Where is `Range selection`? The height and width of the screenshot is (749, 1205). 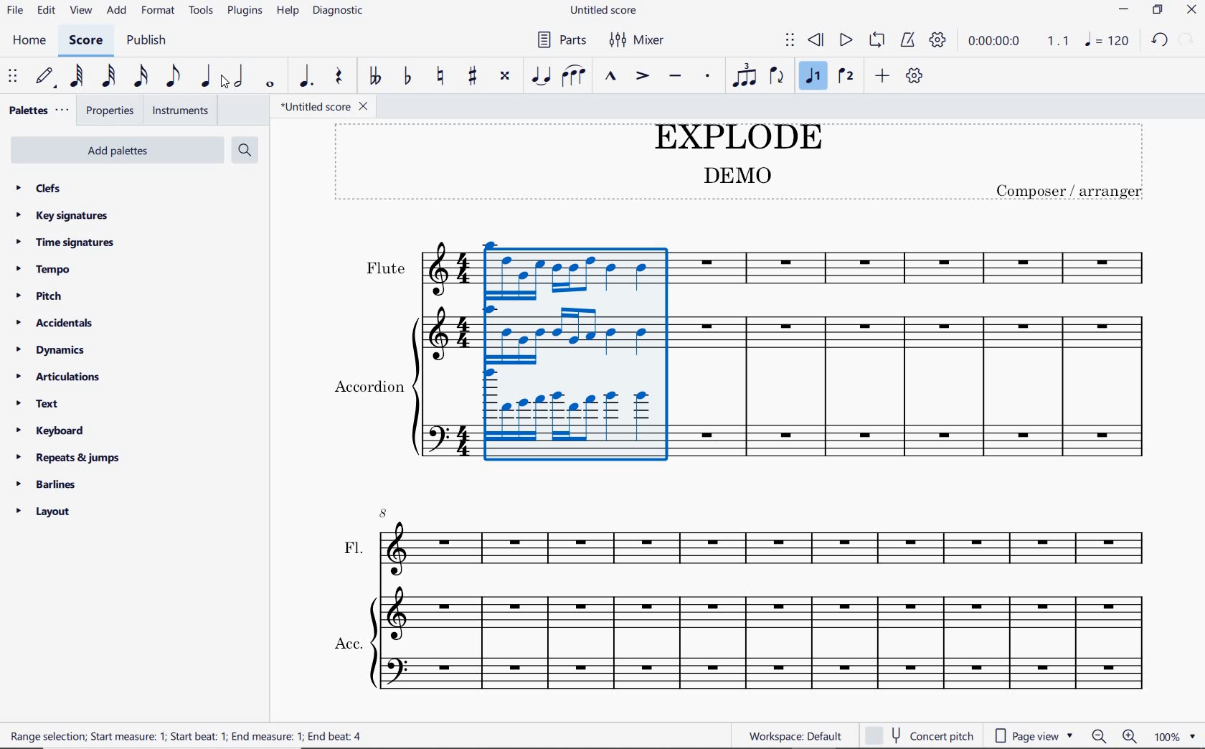 Range selection is located at coordinates (188, 738).